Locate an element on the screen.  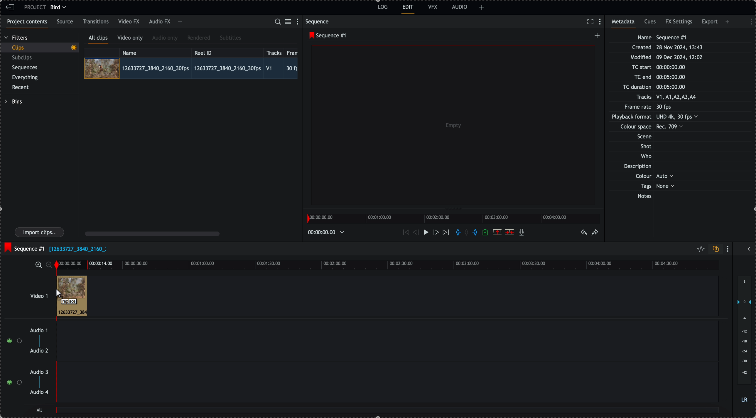
file is located at coordinates (78, 250).